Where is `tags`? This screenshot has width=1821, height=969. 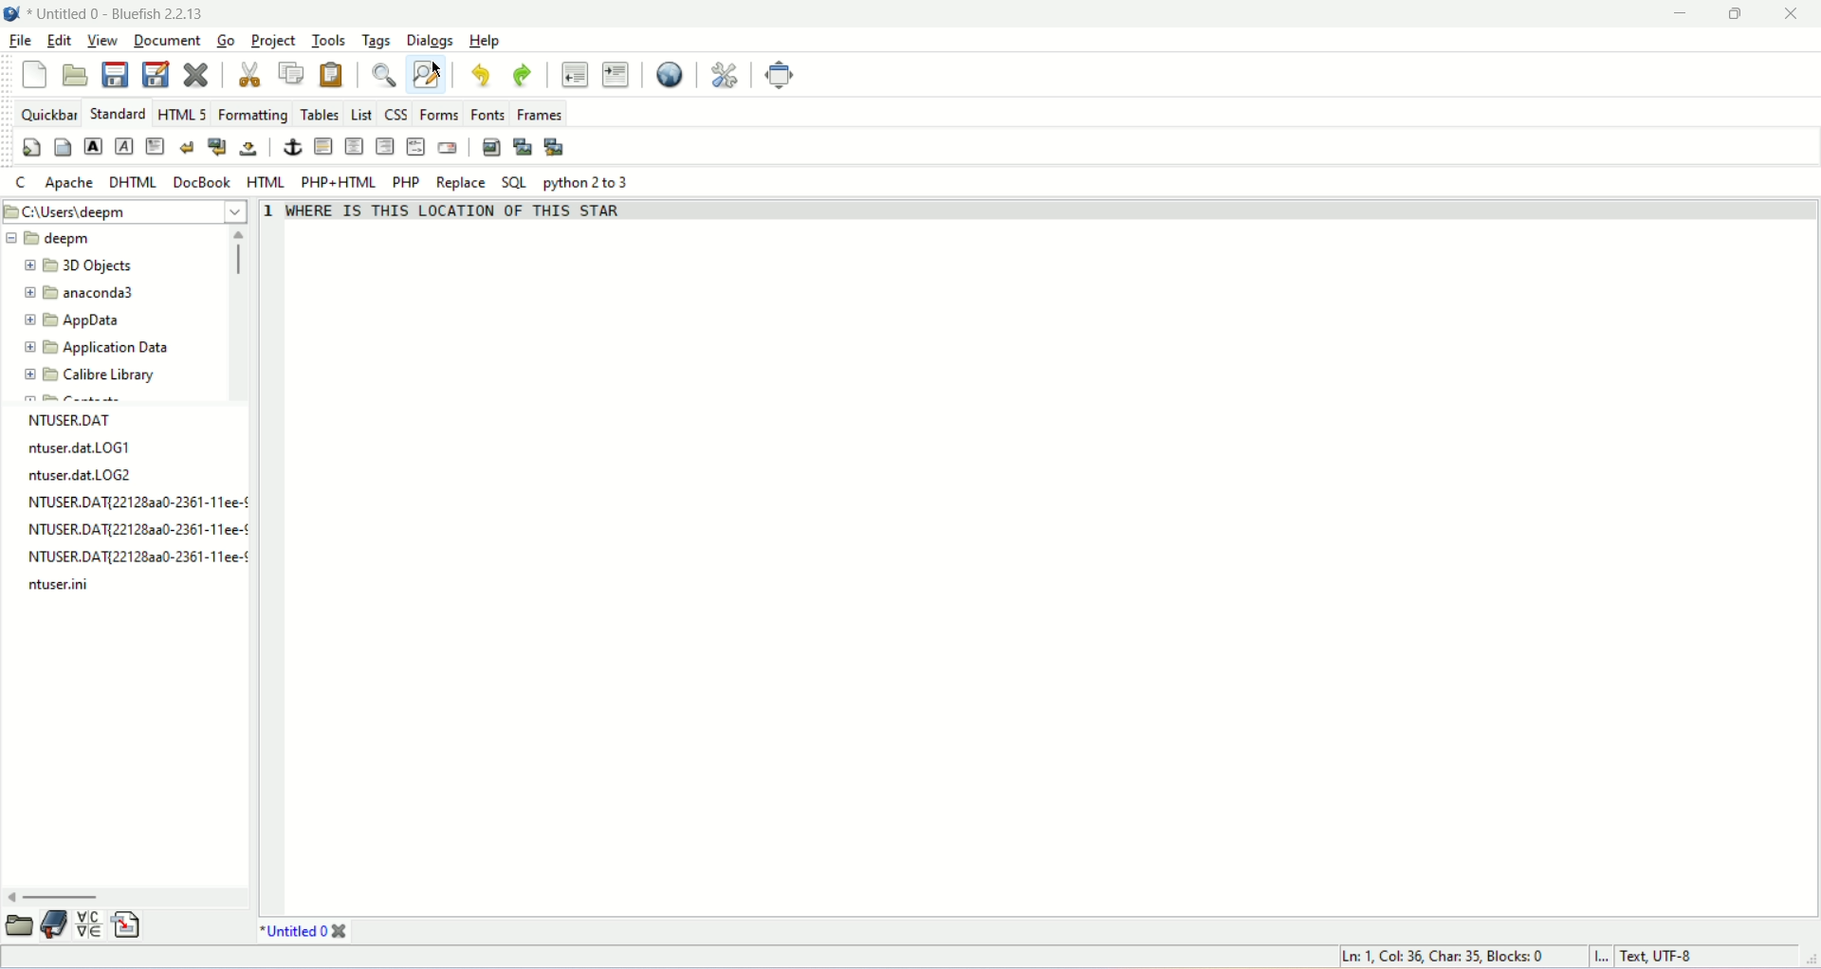
tags is located at coordinates (374, 41).